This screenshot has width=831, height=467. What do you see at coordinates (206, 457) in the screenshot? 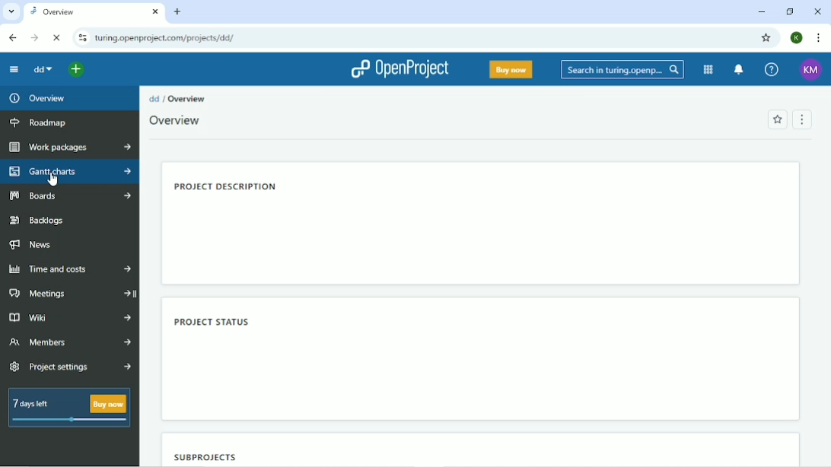
I see `Subprojects` at bounding box center [206, 457].